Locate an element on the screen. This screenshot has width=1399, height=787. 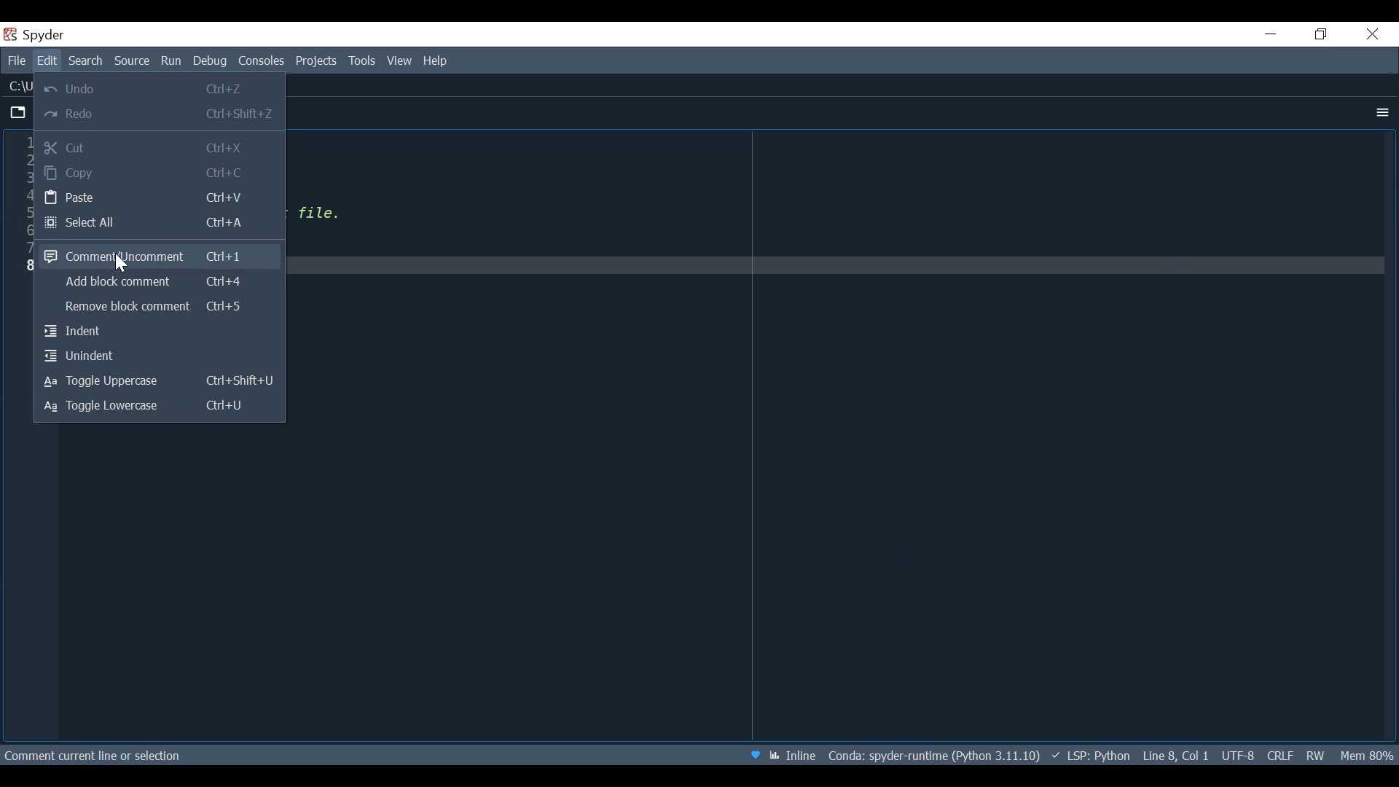
File EQL Status is located at coordinates (1280, 755).